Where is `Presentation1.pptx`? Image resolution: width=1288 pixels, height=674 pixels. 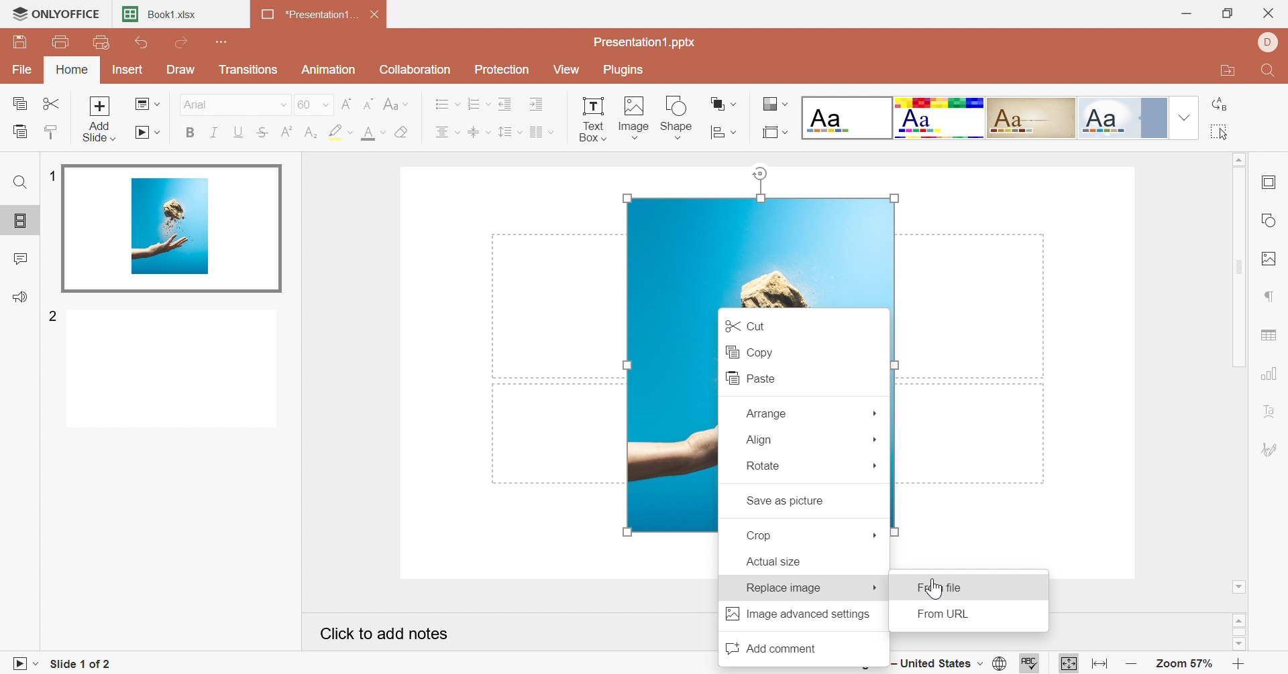 Presentation1.pptx is located at coordinates (647, 42).